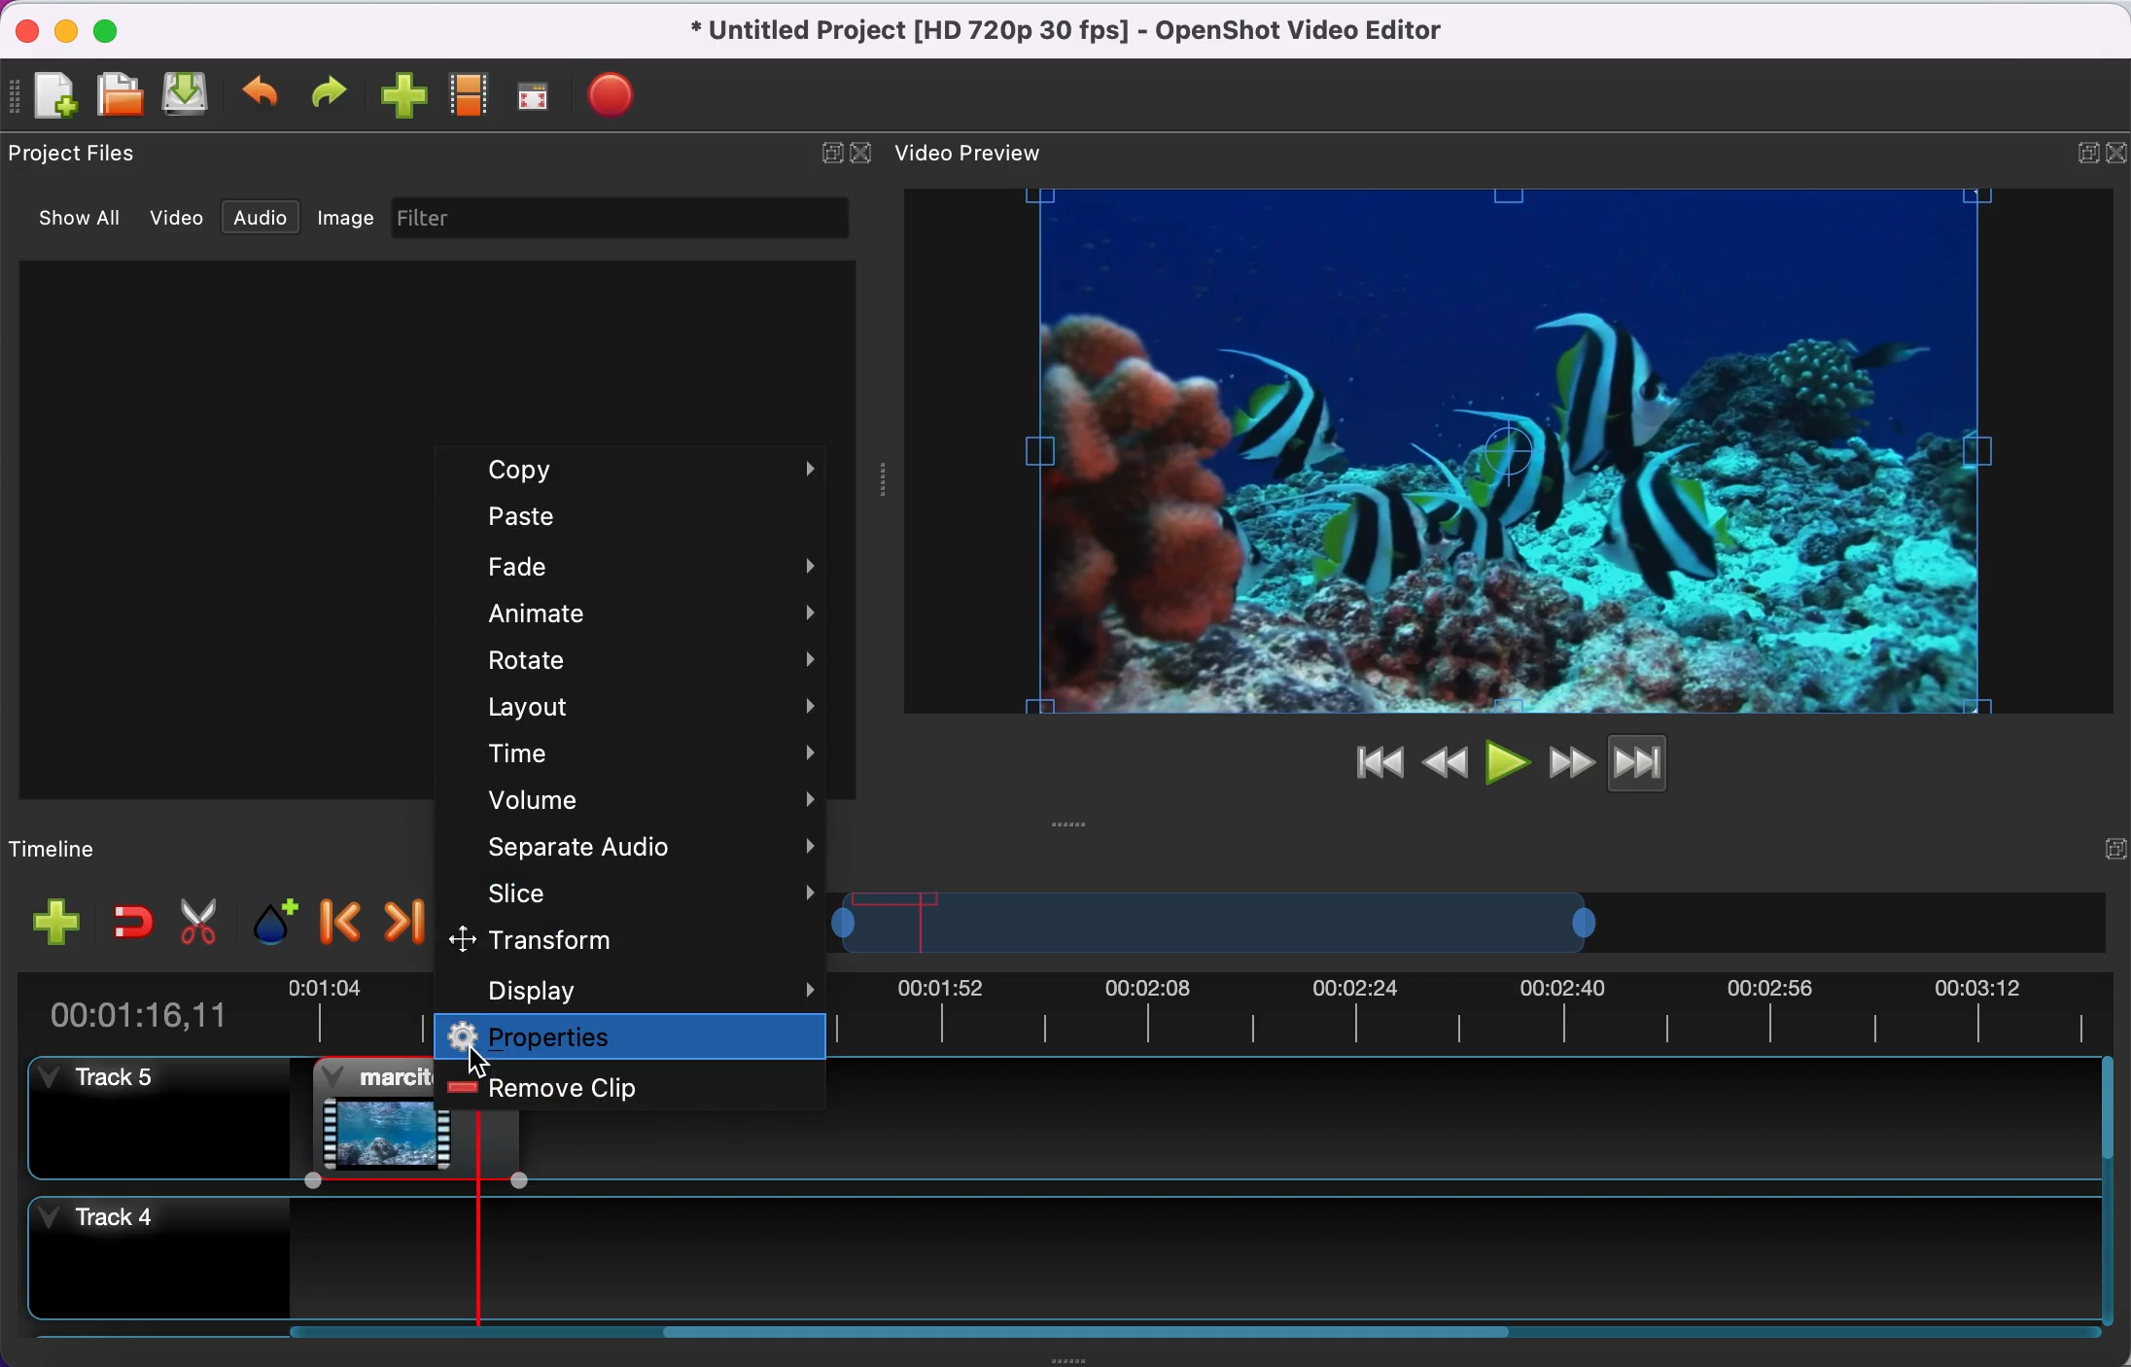  I want to click on undo, so click(263, 96).